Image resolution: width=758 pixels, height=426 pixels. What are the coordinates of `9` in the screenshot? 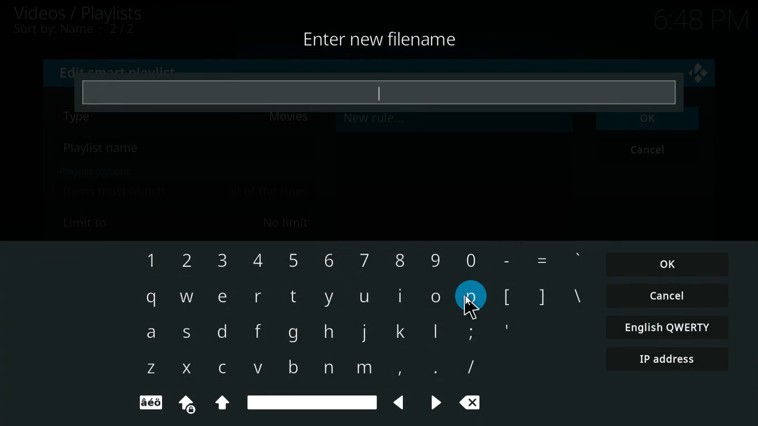 It's located at (435, 258).